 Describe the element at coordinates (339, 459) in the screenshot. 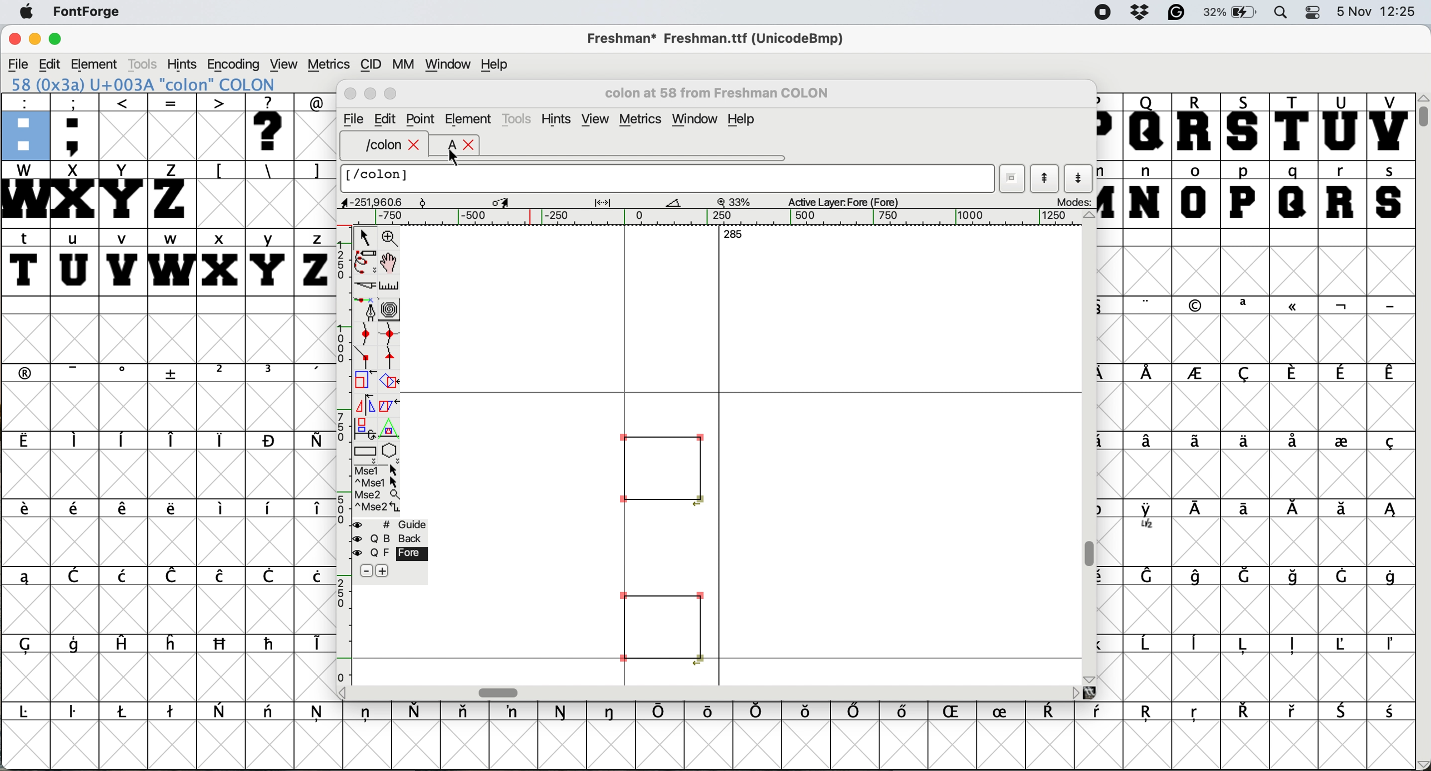

I see `vertical scale` at that location.